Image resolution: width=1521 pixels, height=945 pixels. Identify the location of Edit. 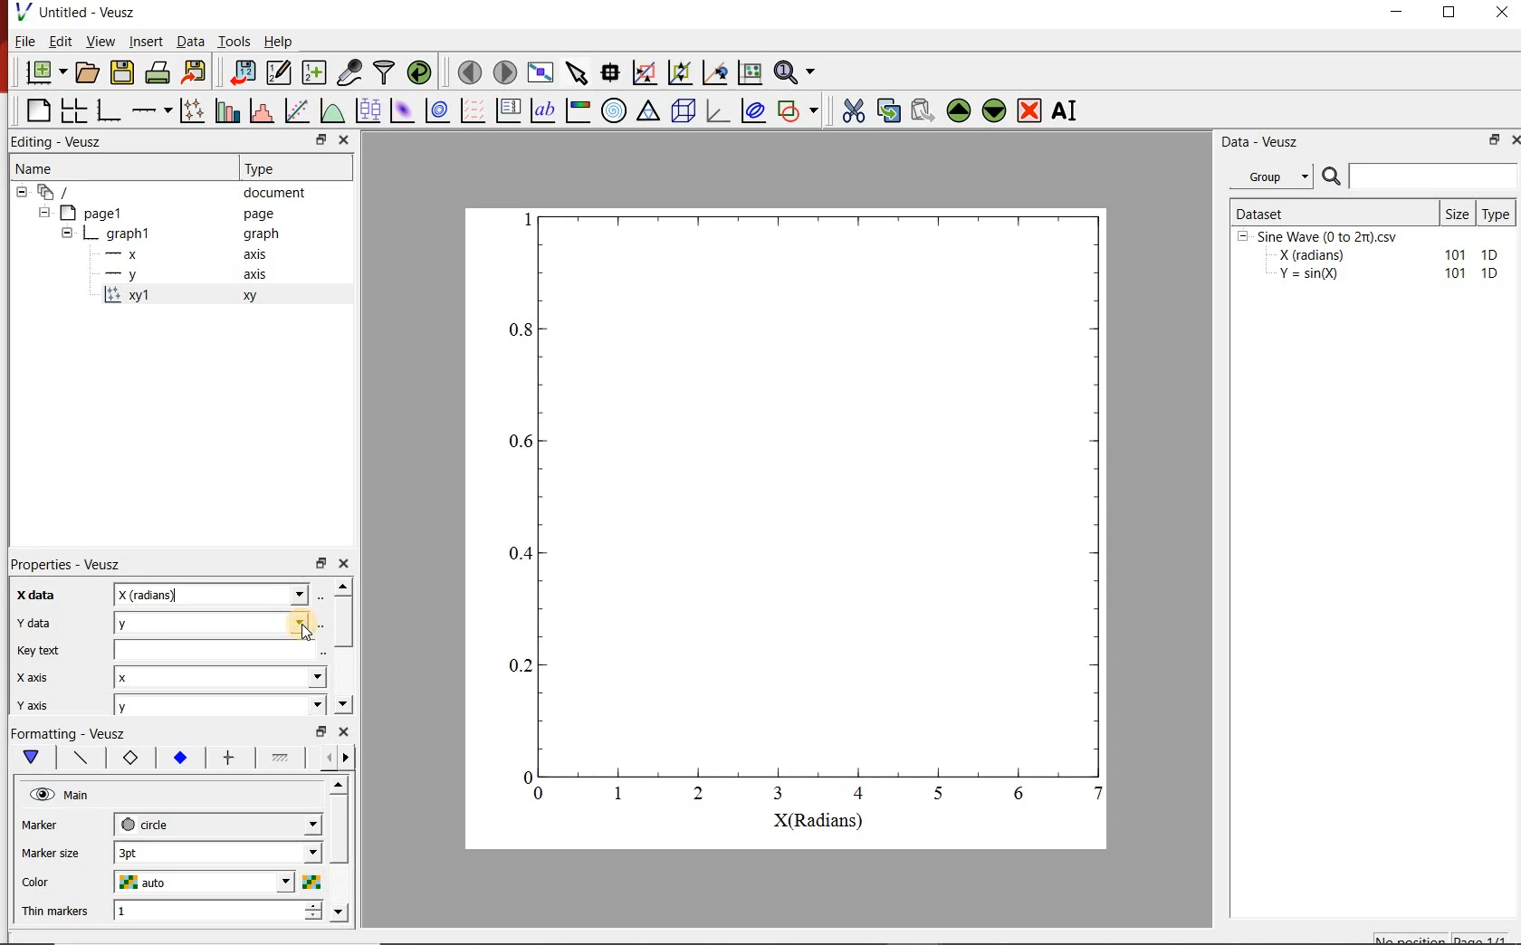
(61, 42).